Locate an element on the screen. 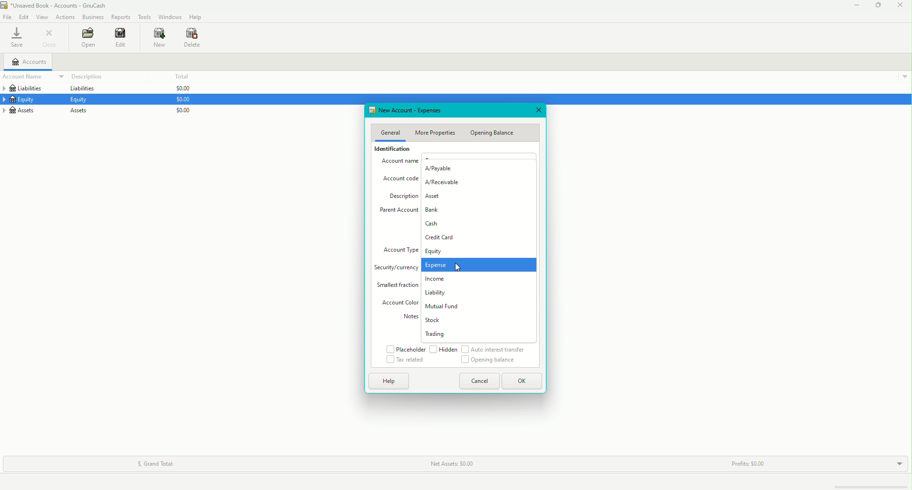  Identification is located at coordinates (392, 148).